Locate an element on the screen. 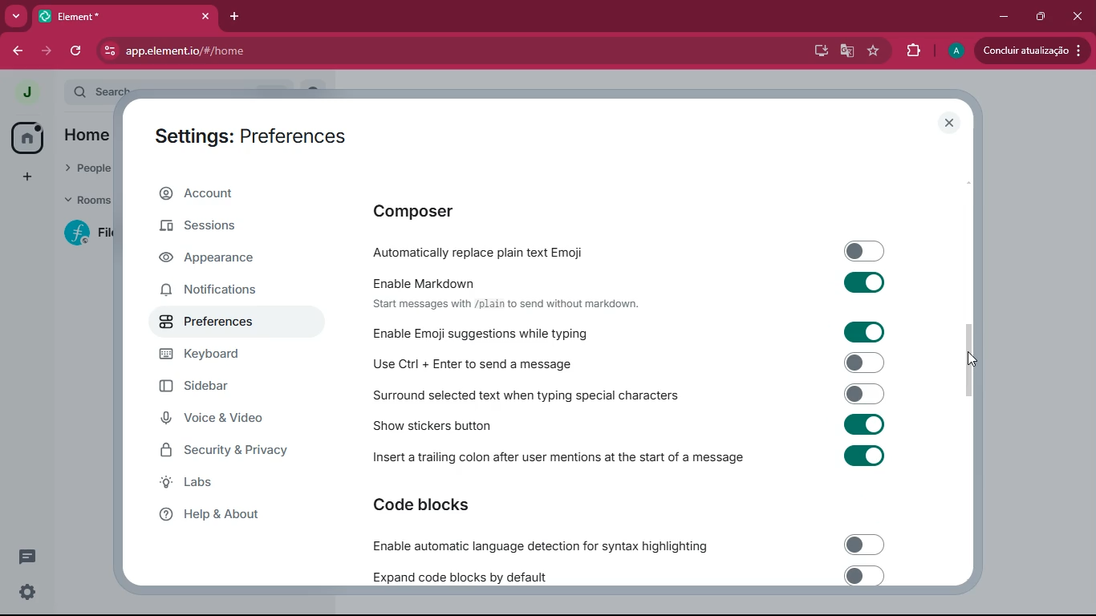  sidebar is located at coordinates (221, 387).